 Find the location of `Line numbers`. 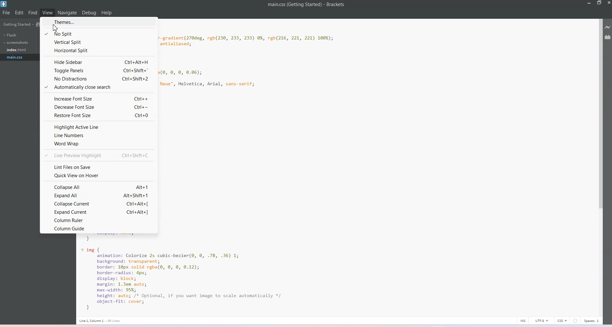

Line numbers is located at coordinates (99, 135).